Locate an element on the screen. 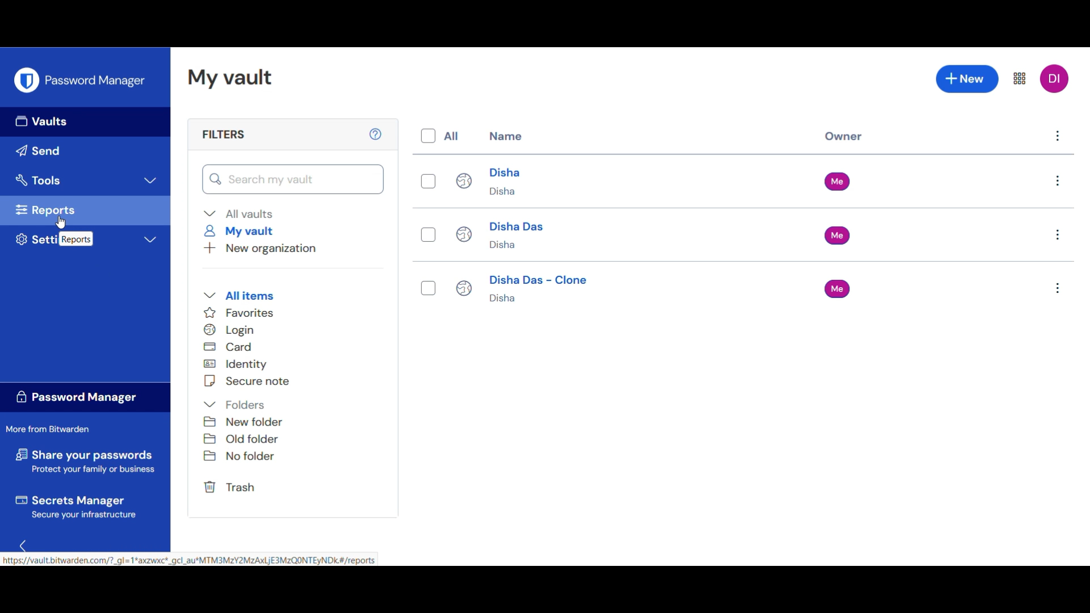 The width and height of the screenshot is (1090, 613). New organization is located at coordinates (260, 249).